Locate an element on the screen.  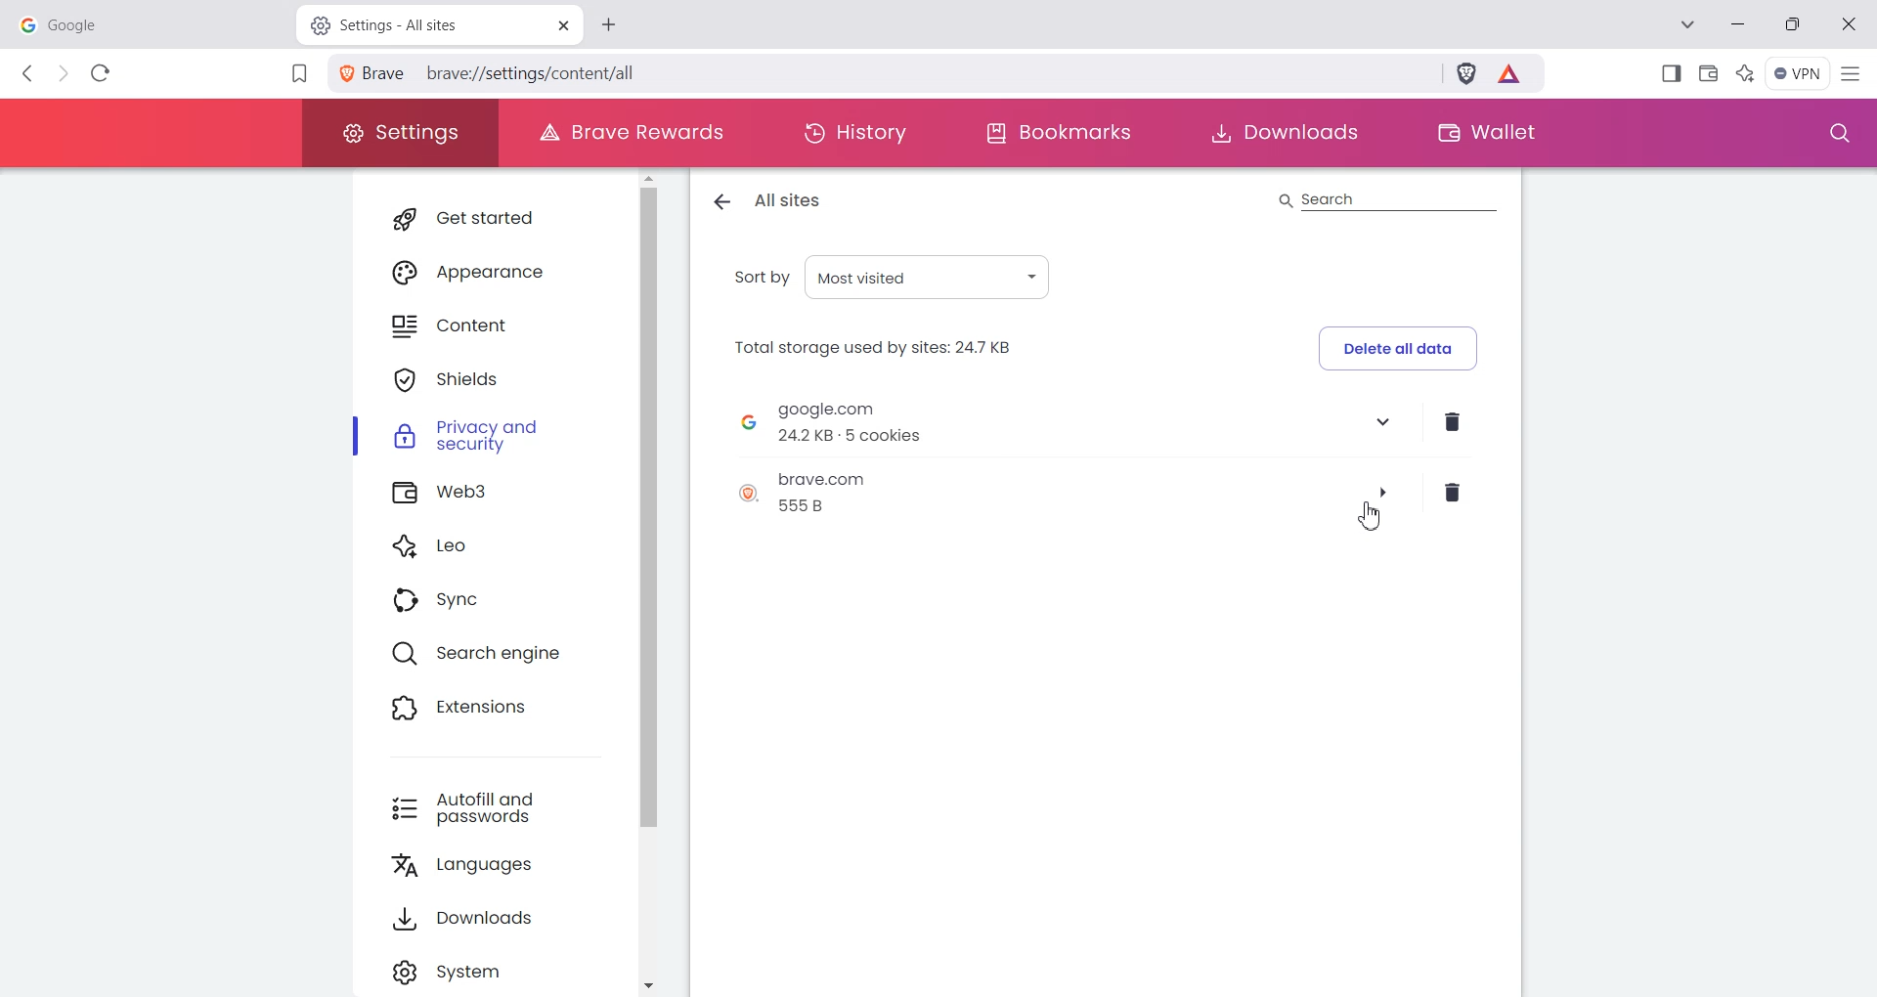
Google site is located at coordinates (1066, 425).